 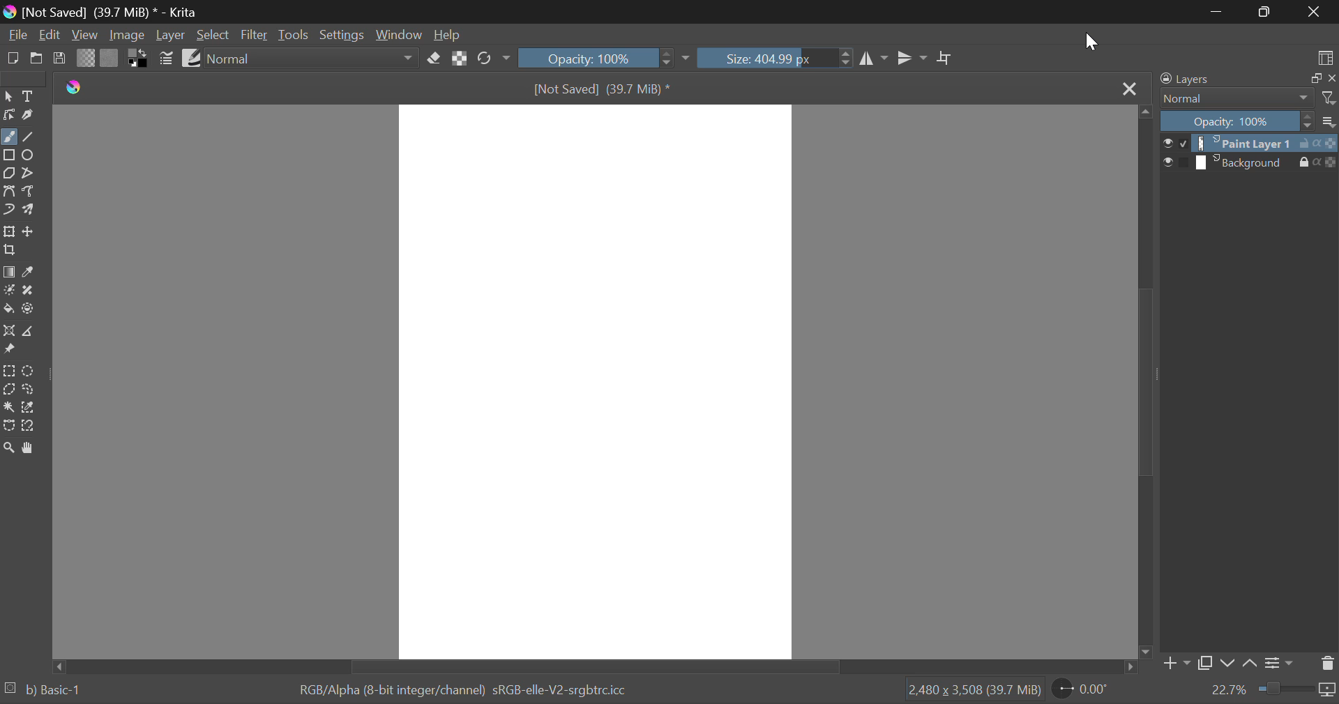 I want to click on Edit Shapes, so click(x=8, y=114).